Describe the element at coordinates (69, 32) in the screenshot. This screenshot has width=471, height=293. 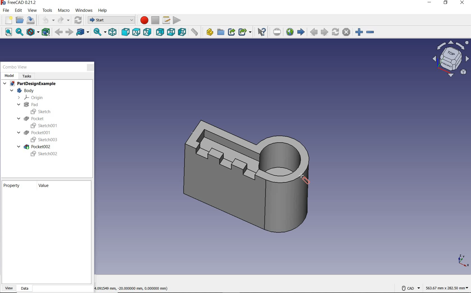
I see `forward` at that location.